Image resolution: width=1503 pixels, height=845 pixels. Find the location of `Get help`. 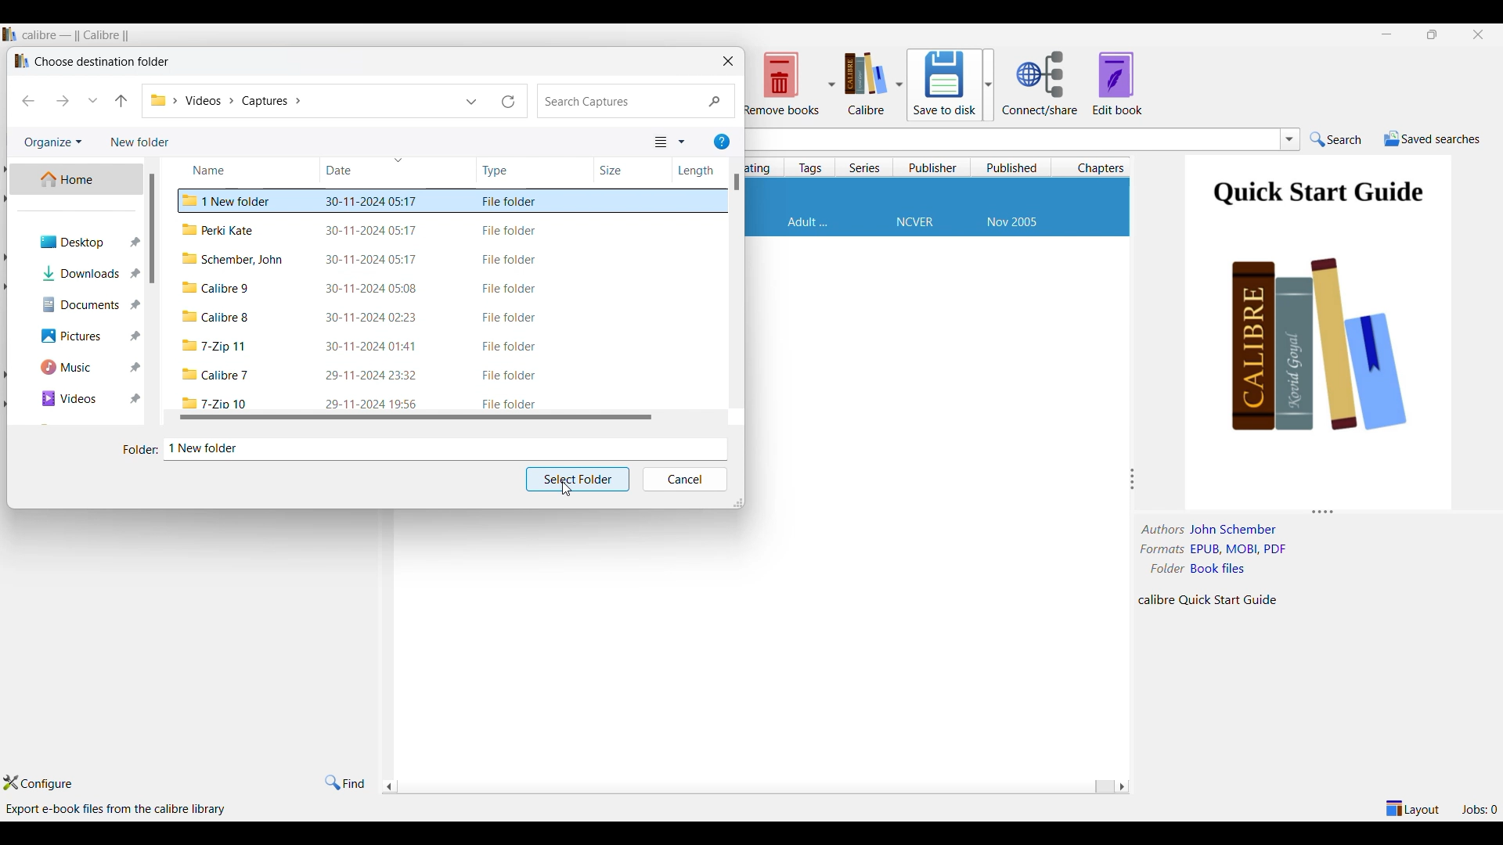

Get help is located at coordinates (722, 142).